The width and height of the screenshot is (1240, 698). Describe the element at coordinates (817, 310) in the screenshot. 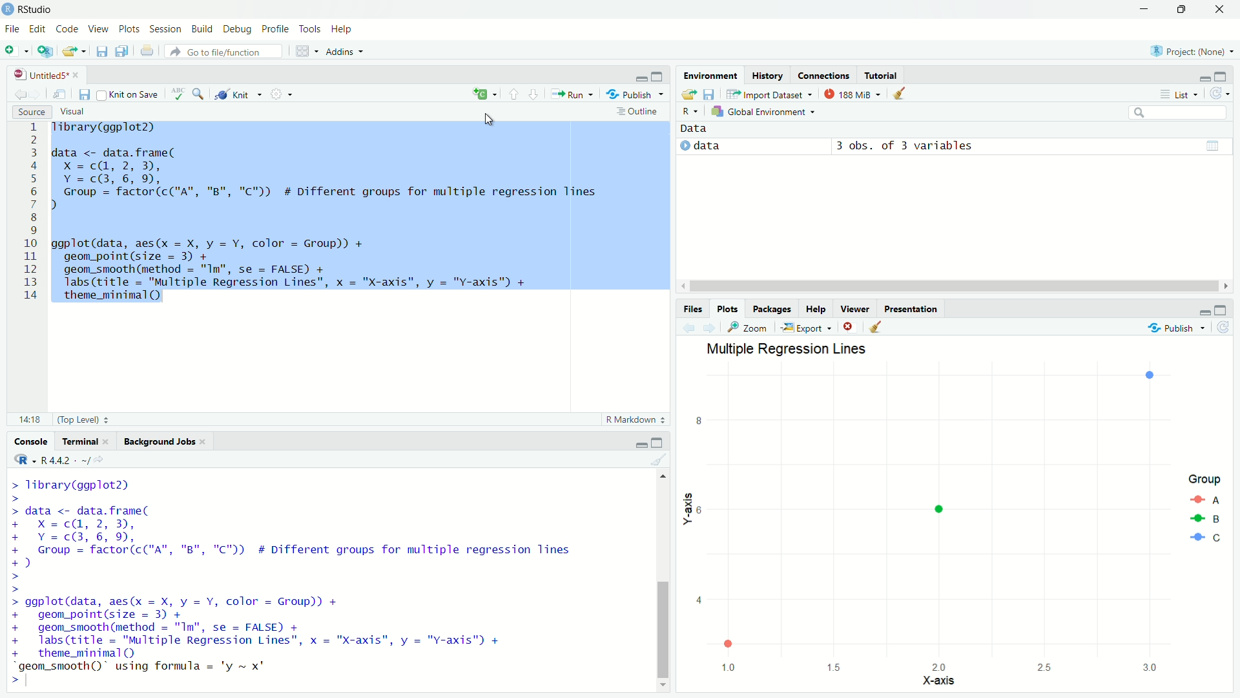

I see `Help` at that location.